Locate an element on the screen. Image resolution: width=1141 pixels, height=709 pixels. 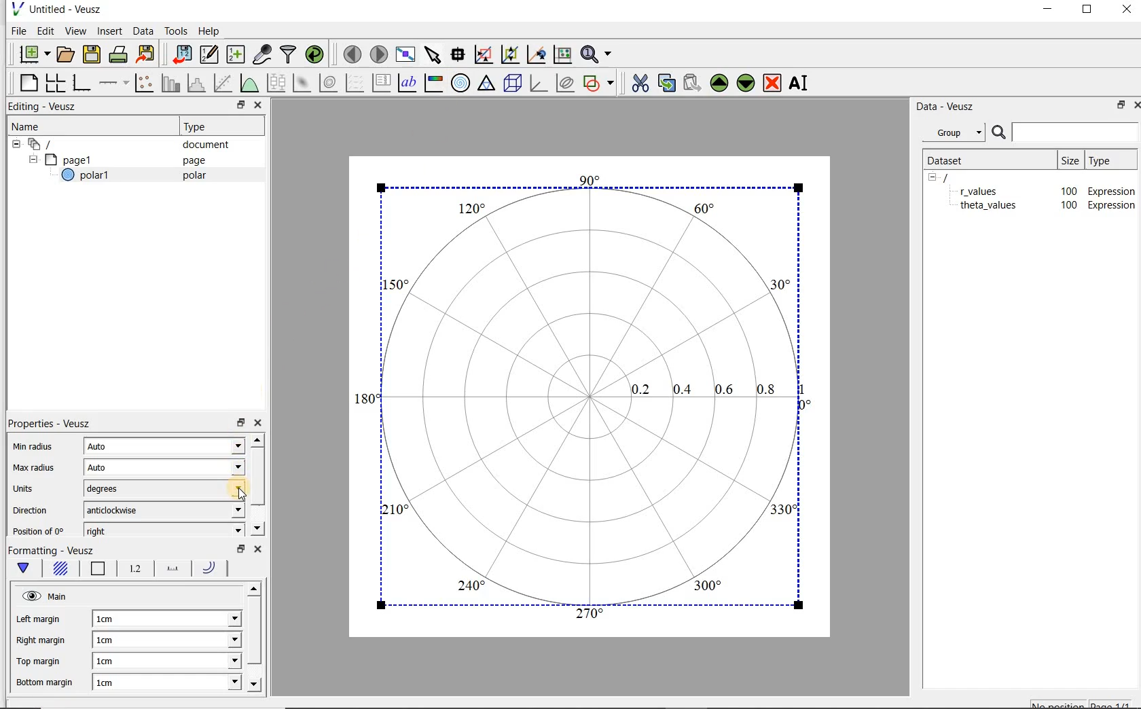
move to the previous page is located at coordinates (353, 52).